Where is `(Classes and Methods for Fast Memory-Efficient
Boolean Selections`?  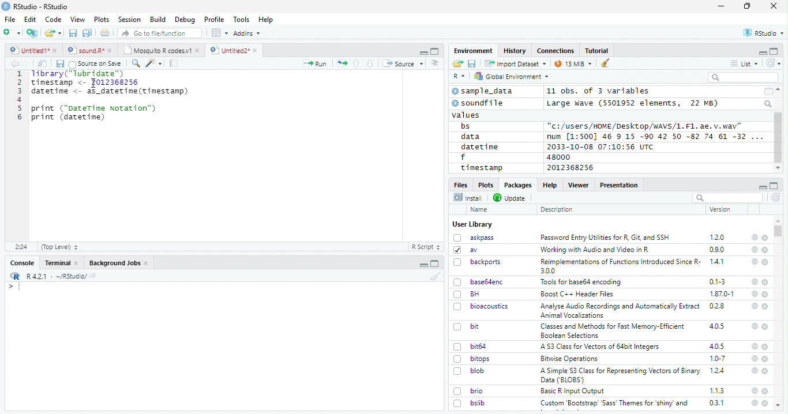 (Classes and Methods for Fast Memory-Efficient
Boolean Selections is located at coordinates (614, 330).